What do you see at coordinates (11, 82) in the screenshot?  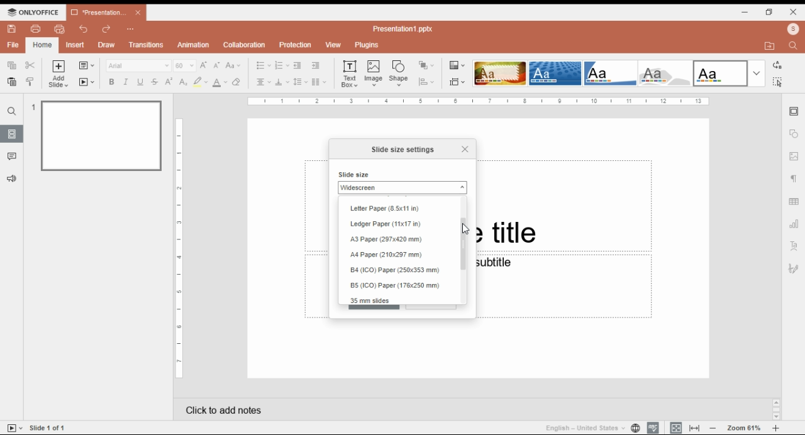 I see `paste` at bounding box center [11, 82].